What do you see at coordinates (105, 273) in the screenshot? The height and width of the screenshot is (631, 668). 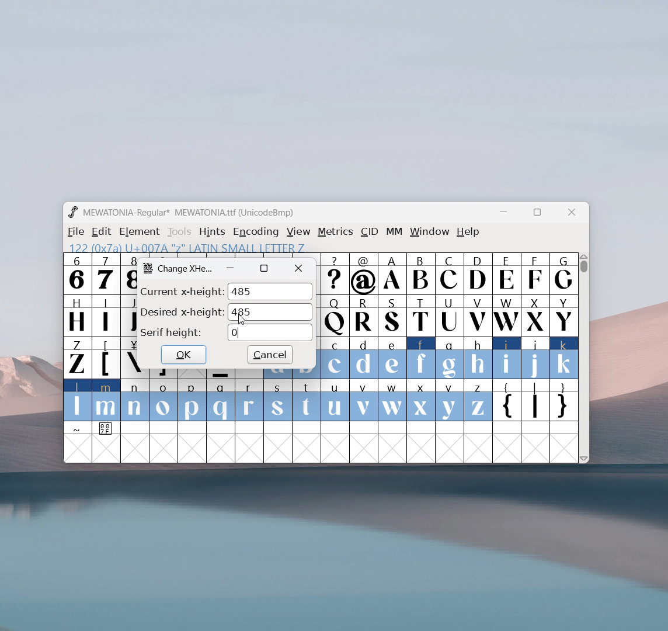 I see `7` at bounding box center [105, 273].